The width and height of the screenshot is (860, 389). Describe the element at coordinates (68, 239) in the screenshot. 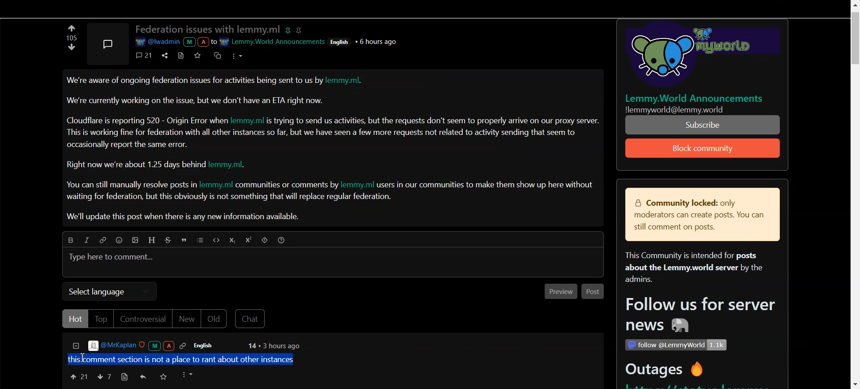

I see `Bold` at that location.